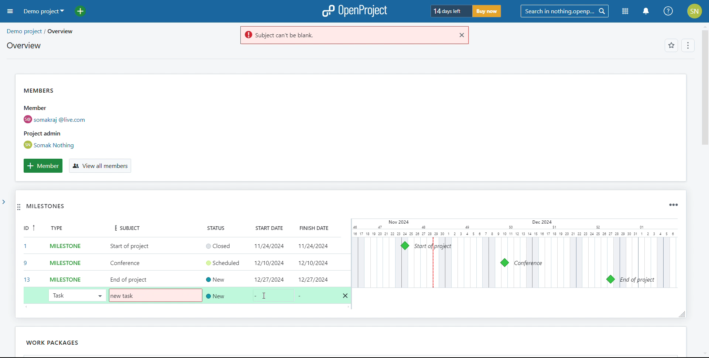  What do you see at coordinates (486, 11) in the screenshot?
I see `buy now` at bounding box center [486, 11].